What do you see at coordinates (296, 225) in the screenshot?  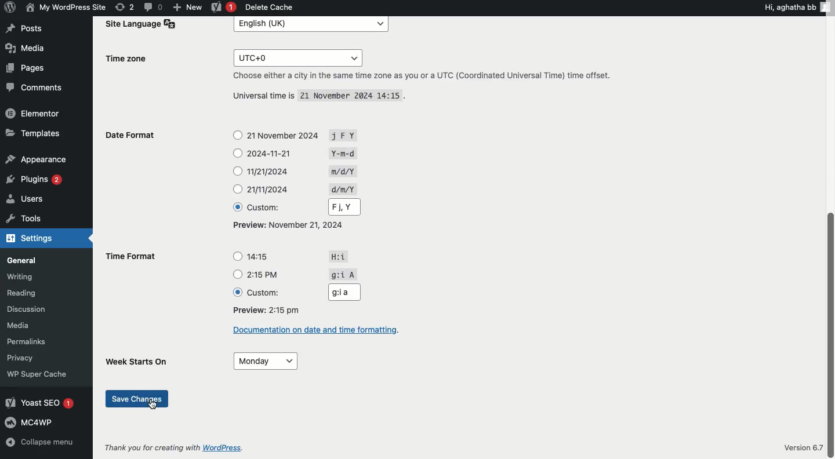 I see `Preview: November 21, 2024` at bounding box center [296, 225].